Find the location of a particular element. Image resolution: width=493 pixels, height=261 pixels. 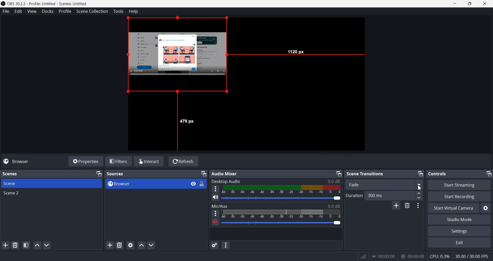

More is located at coordinates (215, 189).